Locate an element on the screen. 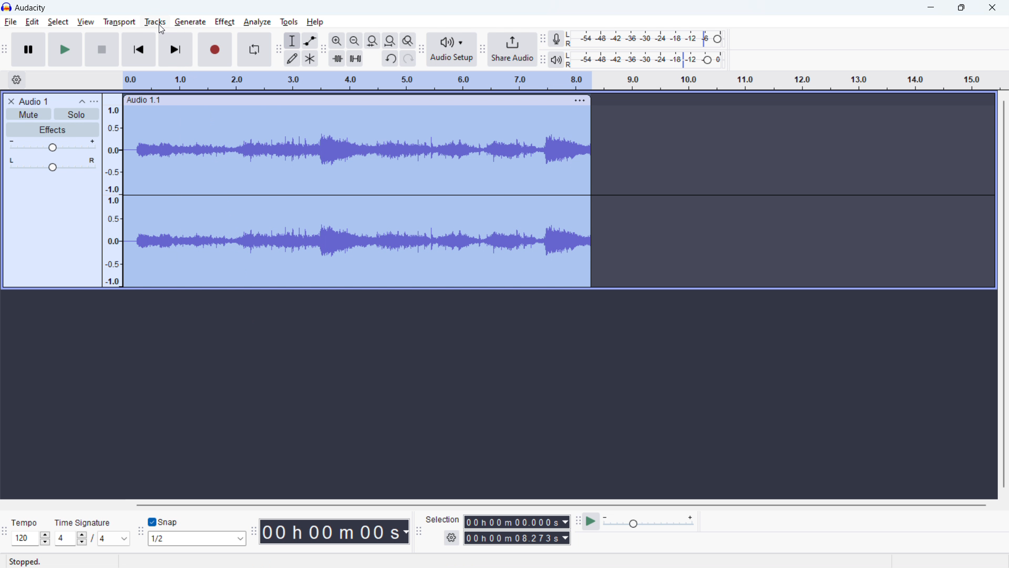 The image size is (1009, 568). track options is located at coordinates (580, 100).